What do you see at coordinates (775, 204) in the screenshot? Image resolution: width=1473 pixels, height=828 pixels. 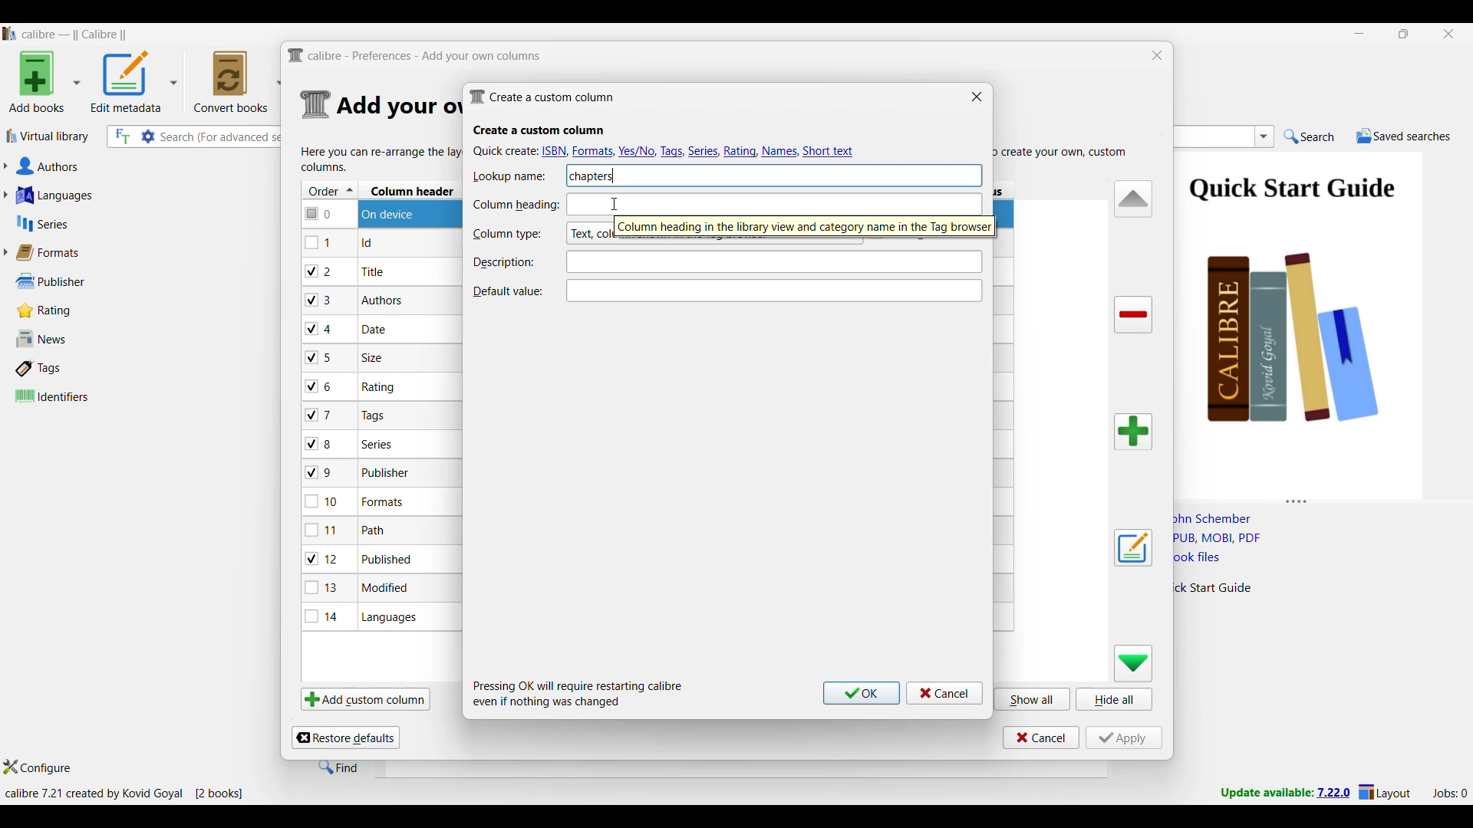 I see `text` at bounding box center [775, 204].